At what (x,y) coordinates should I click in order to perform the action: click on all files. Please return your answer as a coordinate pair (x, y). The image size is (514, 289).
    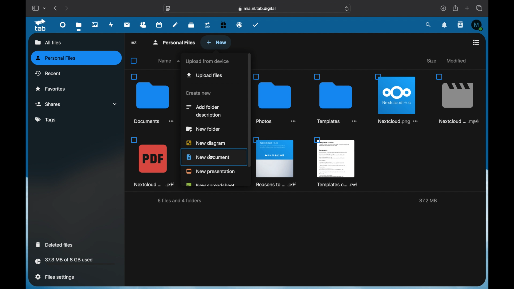
    Looking at the image, I should click on (47, 42).